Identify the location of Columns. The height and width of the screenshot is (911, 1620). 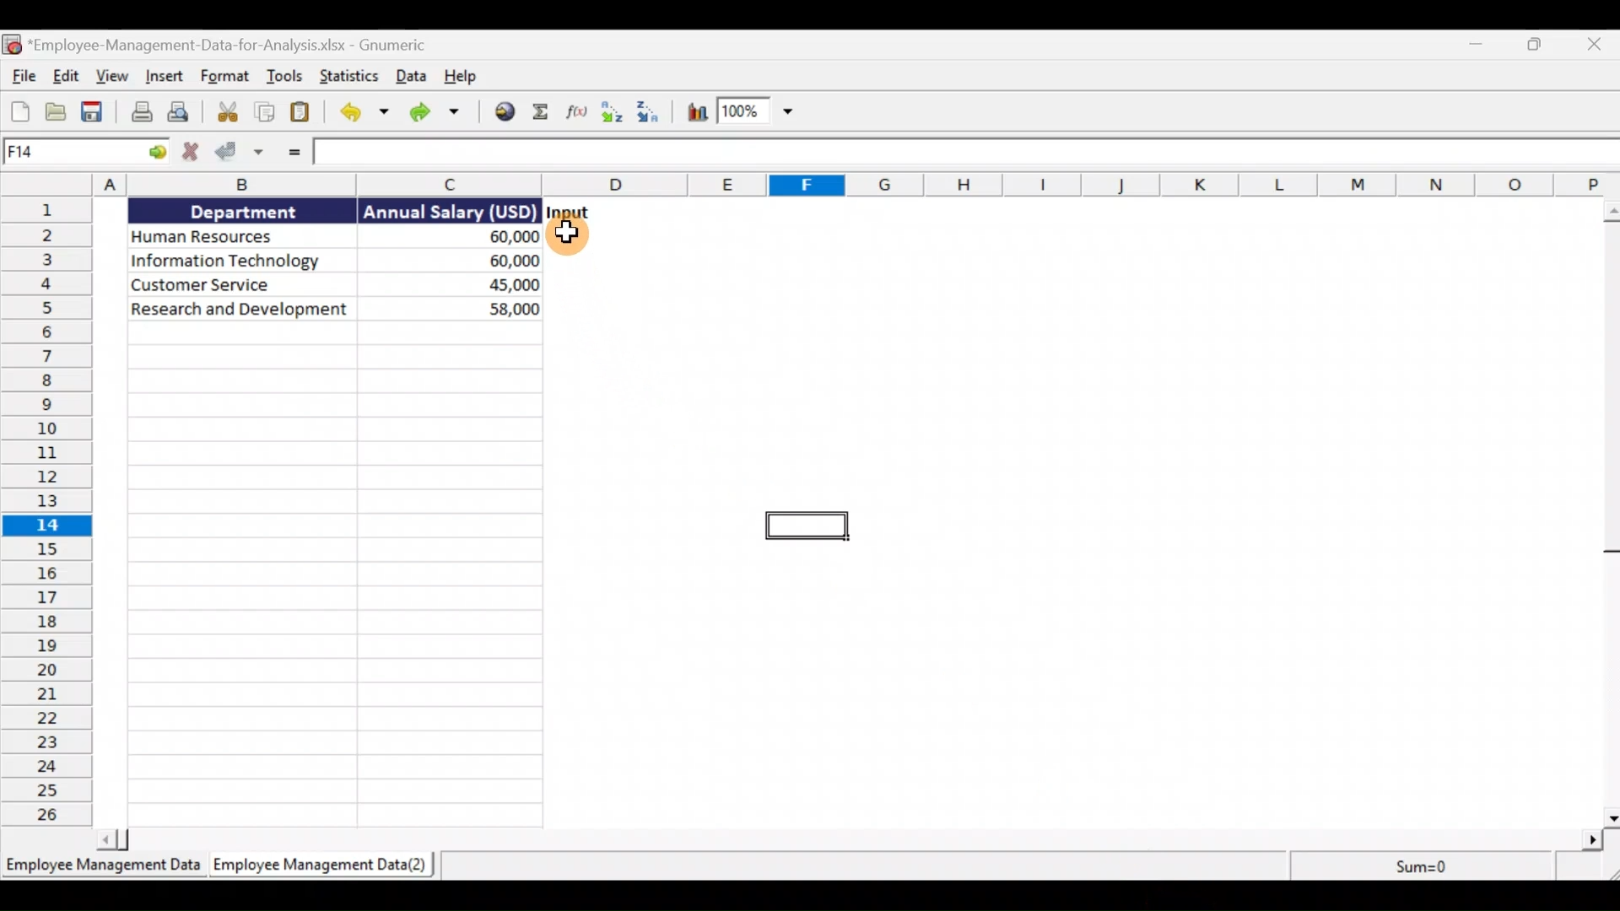
(813, 184).